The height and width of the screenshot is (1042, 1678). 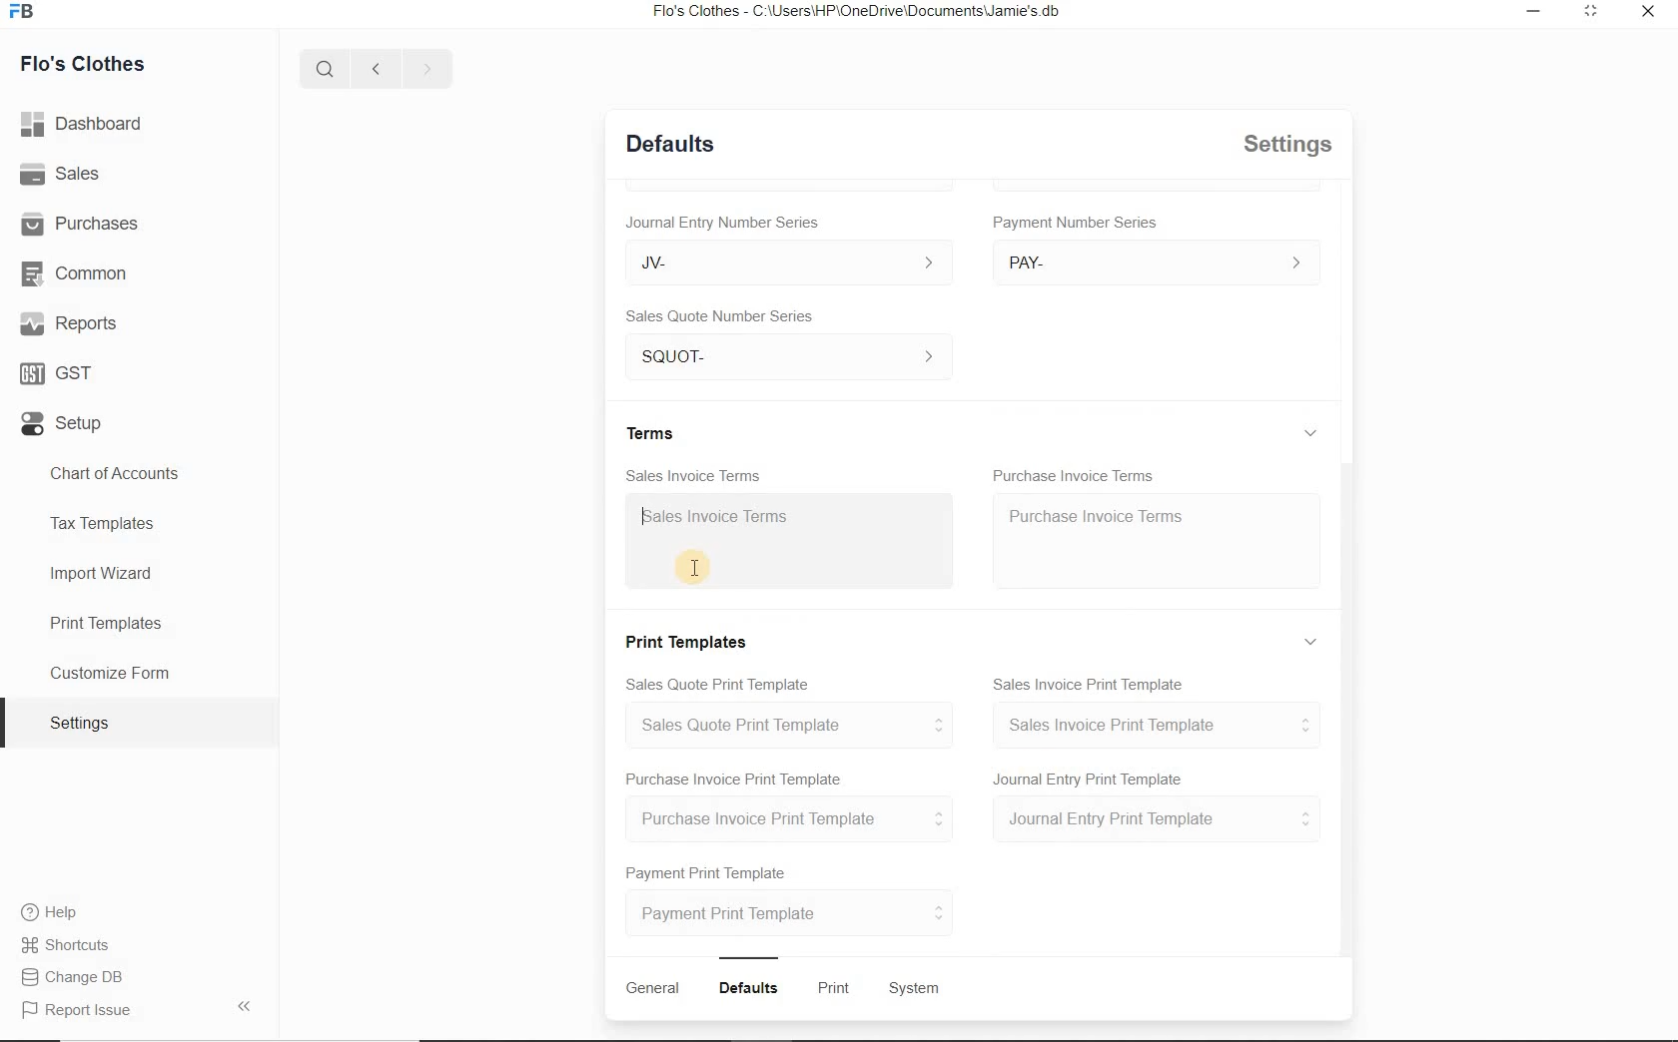 What do you see at coordinates (735, 781) in the screenshot?
I see `Purchase Invoice Print Template` at bounding box center [735, 781].